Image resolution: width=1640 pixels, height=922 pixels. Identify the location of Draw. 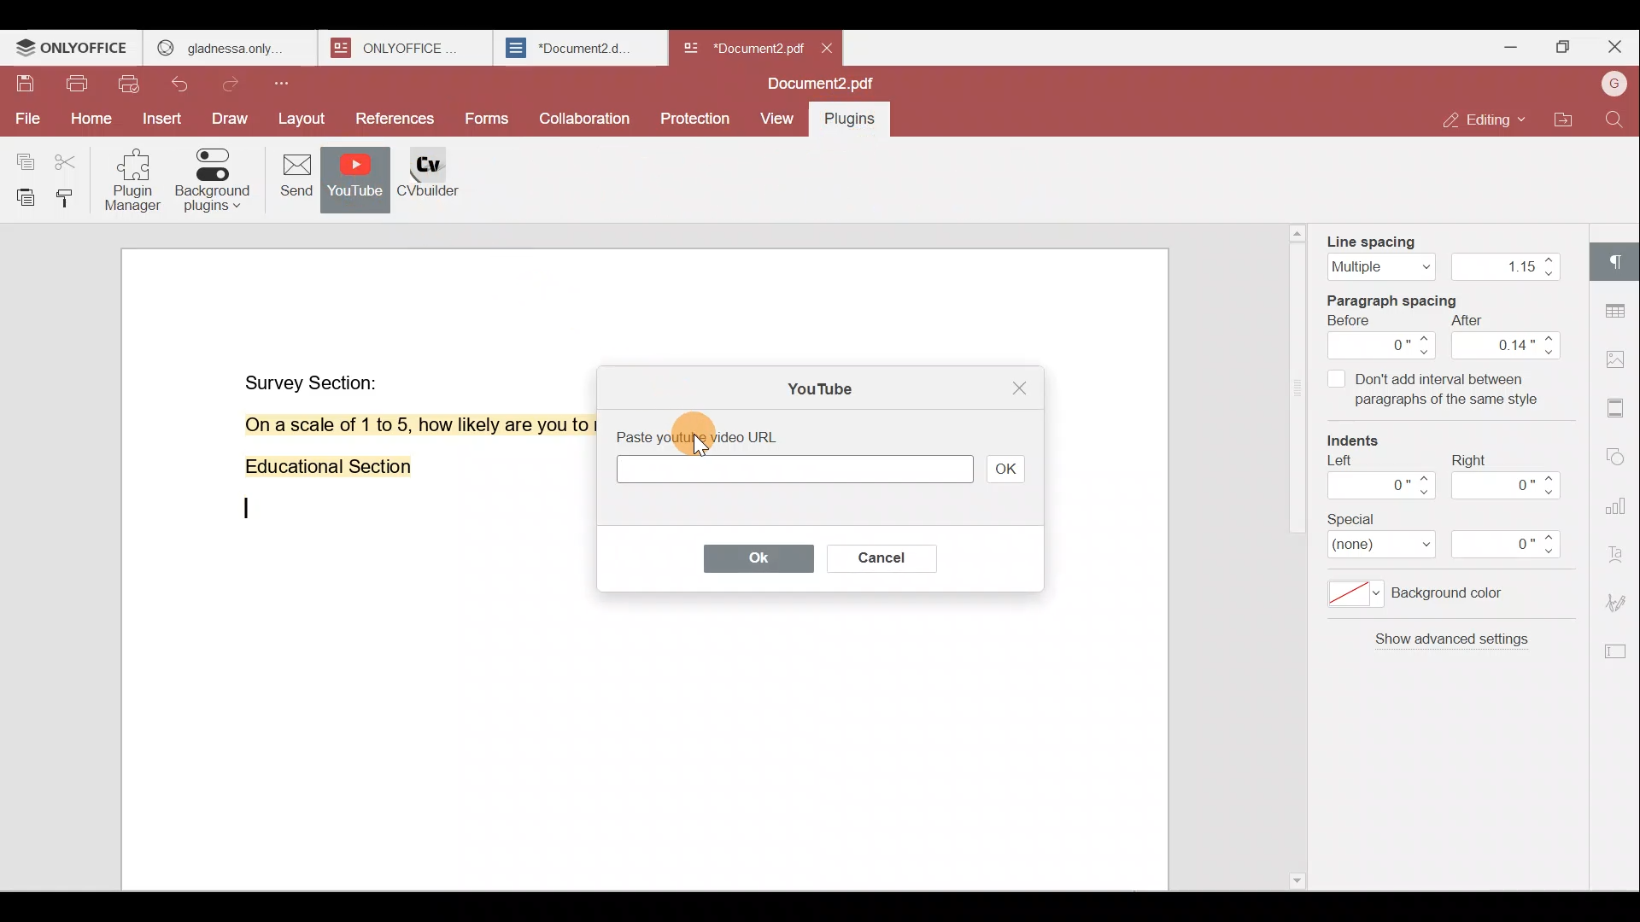
(231, 120).